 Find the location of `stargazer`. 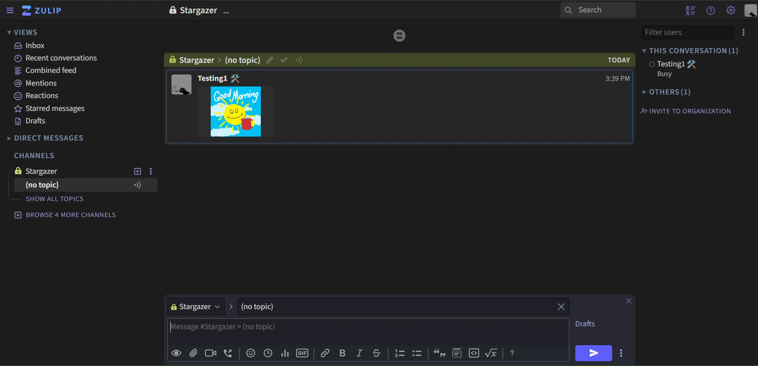

stargazer is located at coordinates (51, 171).